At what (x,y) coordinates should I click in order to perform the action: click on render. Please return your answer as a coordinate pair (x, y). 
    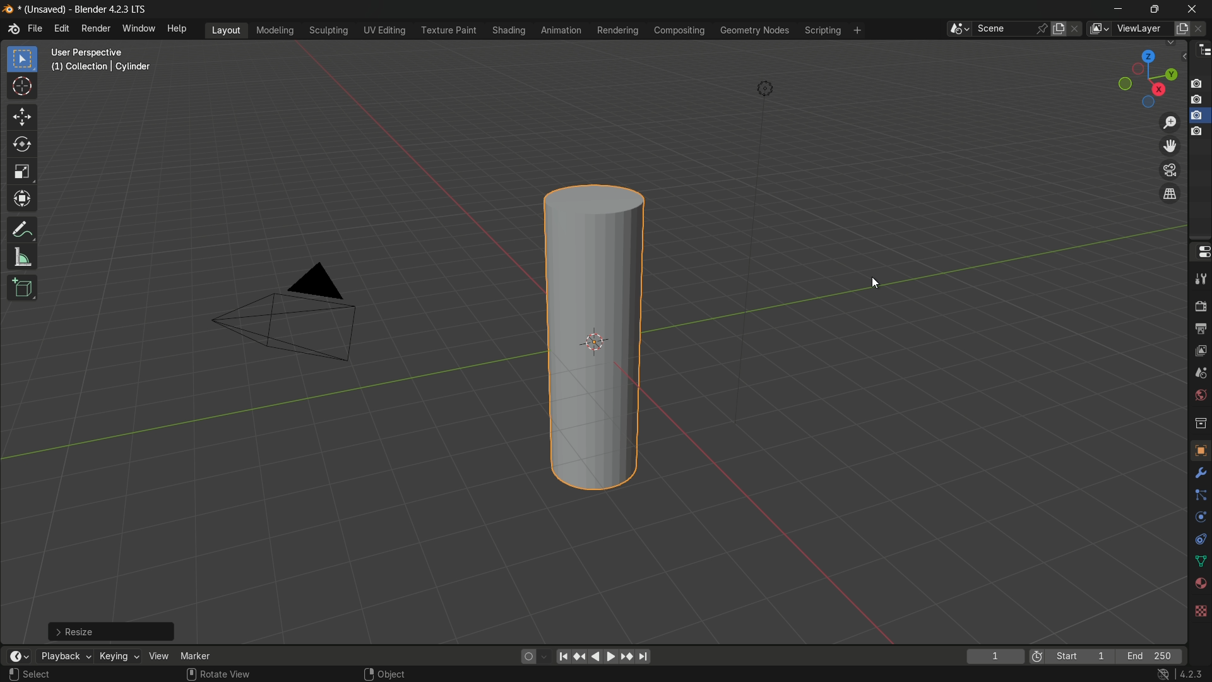
    Looking at the image, I should click on (1199, 307).